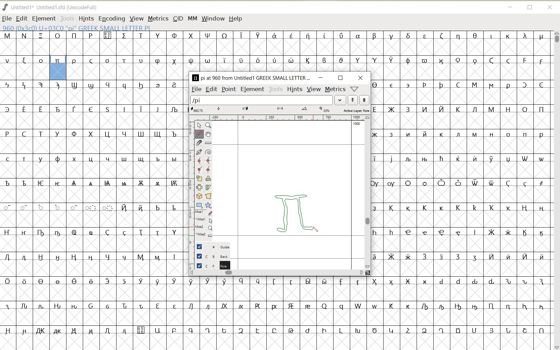 The image size is (560, 350). I want to click on RESTORE, so click(341, 78).